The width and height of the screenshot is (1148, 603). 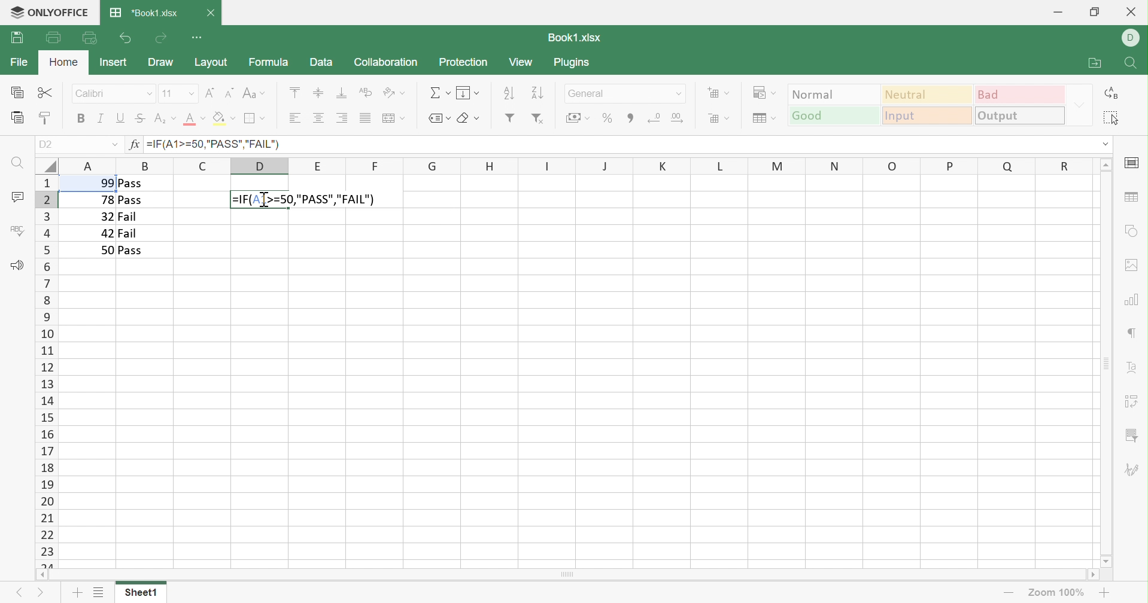 I want to click on Named ranges, so click(x=438, y=118).